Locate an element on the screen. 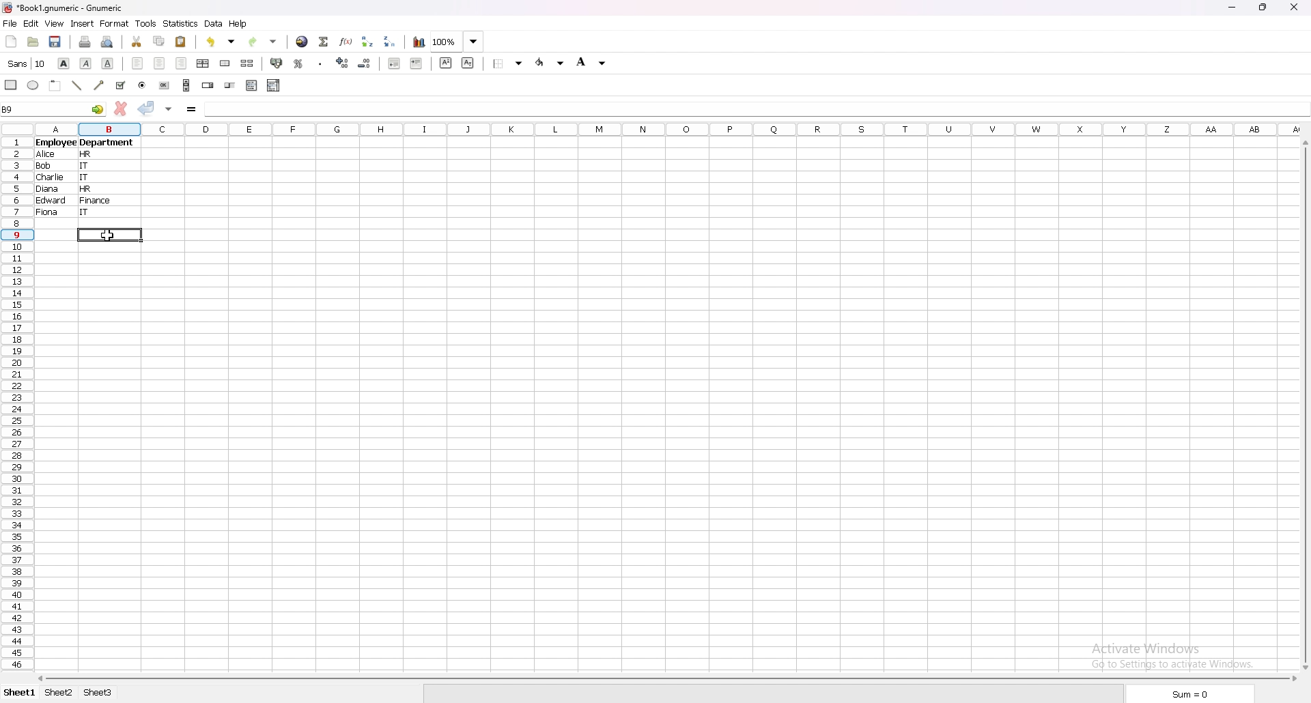  line is located at coordinates (76, 86).